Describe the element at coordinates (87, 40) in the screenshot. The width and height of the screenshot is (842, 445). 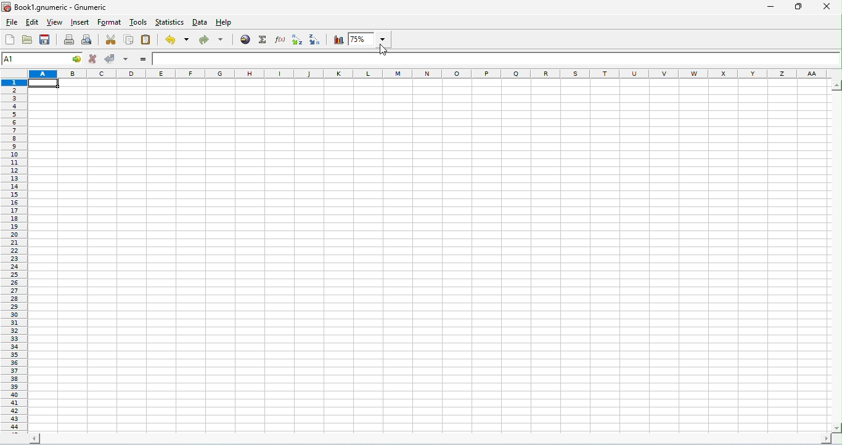
I see `print preview` at that location.